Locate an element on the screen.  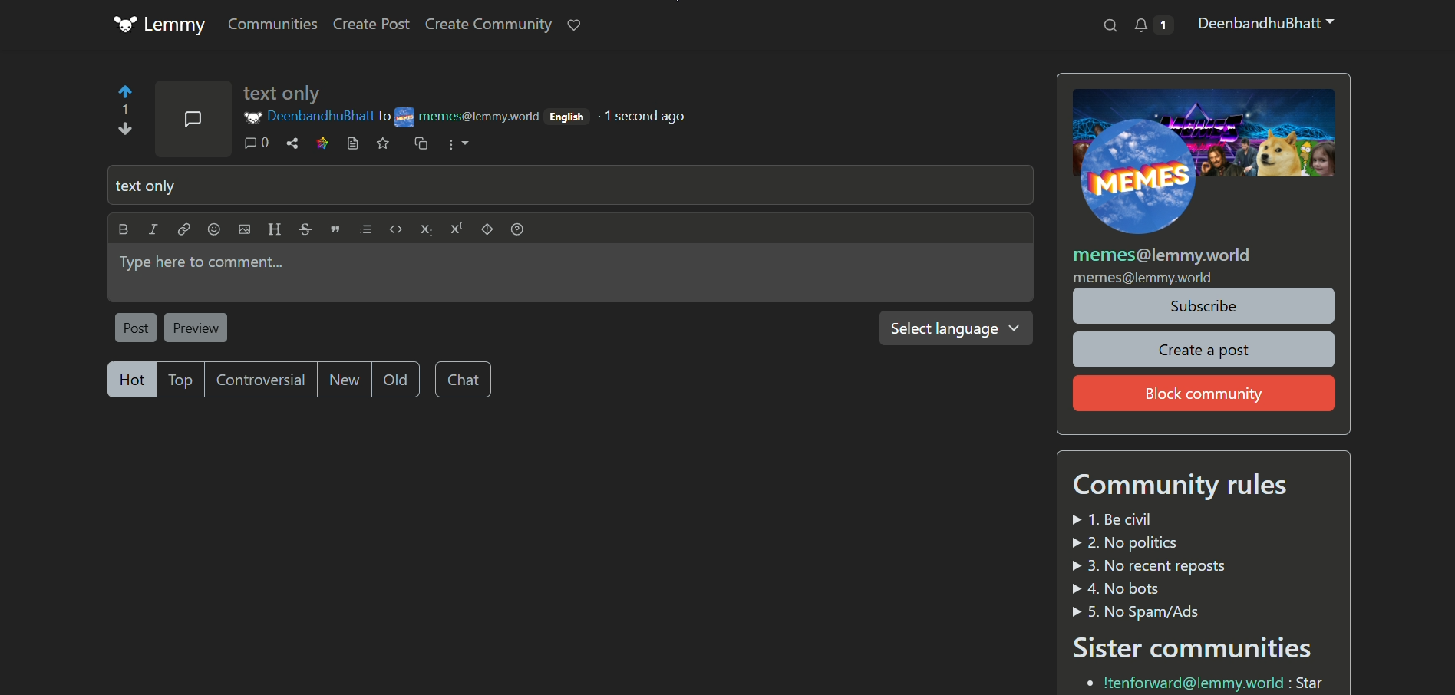
link post is located at coordinates (352, 143).